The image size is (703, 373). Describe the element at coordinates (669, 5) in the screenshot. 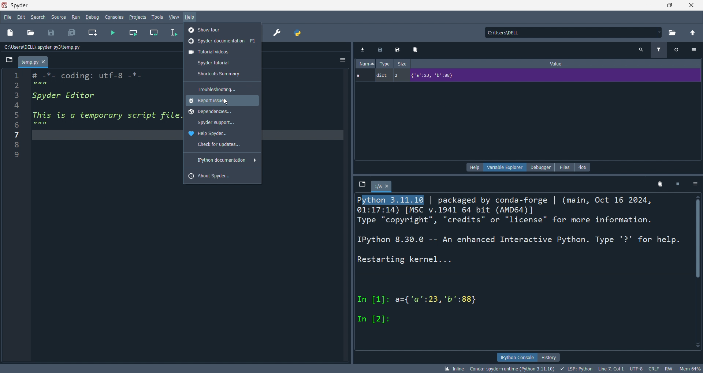

I see `maximize` at that location.